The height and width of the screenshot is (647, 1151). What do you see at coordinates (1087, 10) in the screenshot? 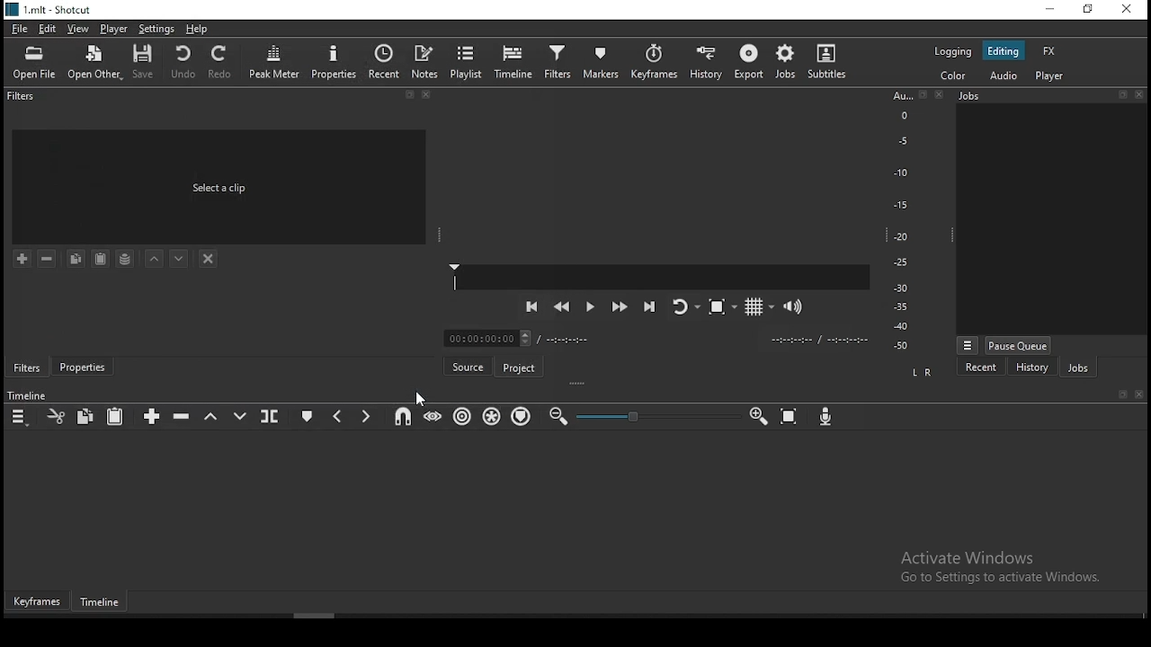
I see `restore` at bounding box center [1087, 10].